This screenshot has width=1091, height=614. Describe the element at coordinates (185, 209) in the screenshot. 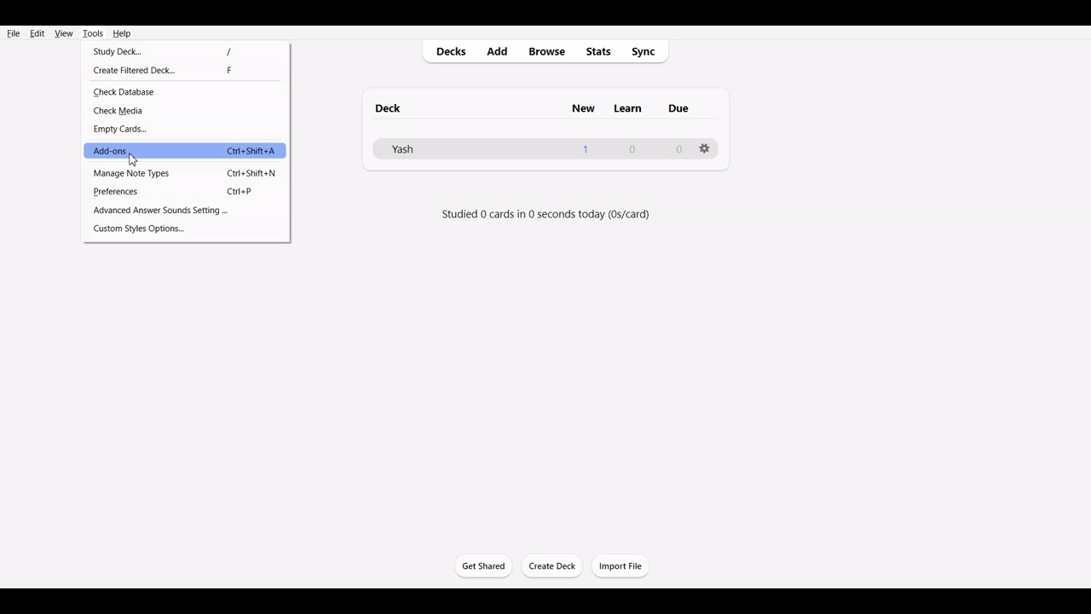

I see `Advance Answer Sound Settings` at that location.